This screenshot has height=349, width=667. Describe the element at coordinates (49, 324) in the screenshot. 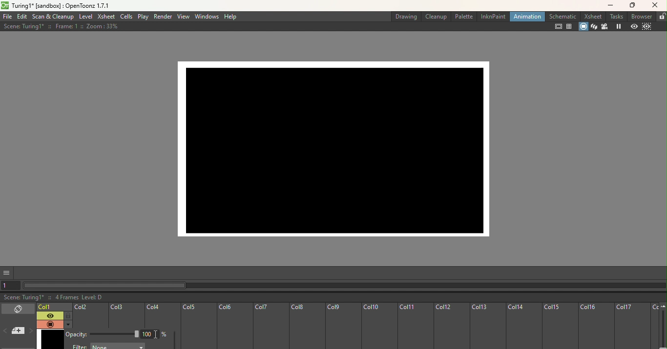

I see `Camera stand visibility toggle` at that location.